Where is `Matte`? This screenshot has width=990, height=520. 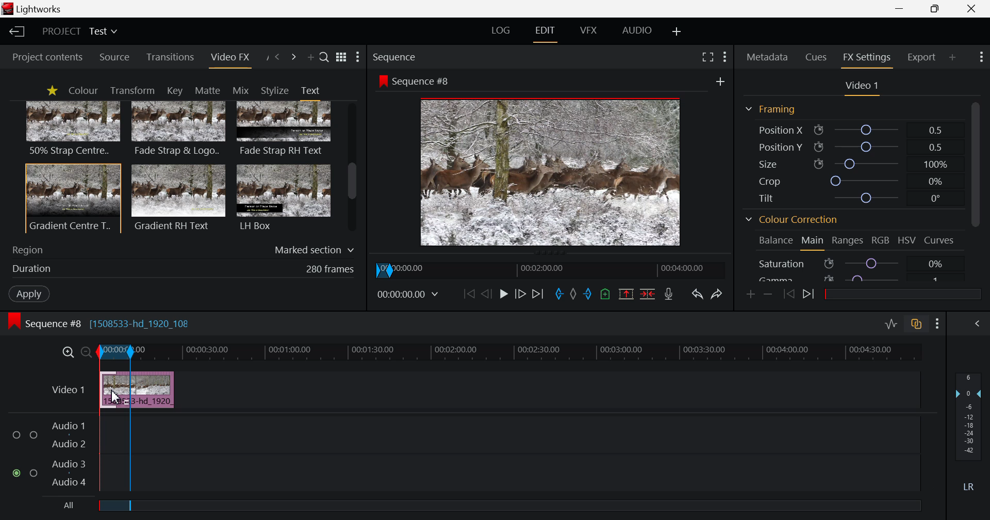
Matte is located at coordinates (207, 90).